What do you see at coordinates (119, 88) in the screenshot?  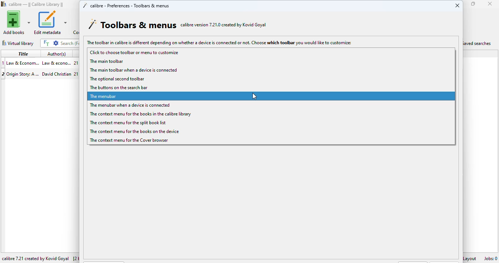 I see `the buttons on the search bar` at bounding box center [119, 88].